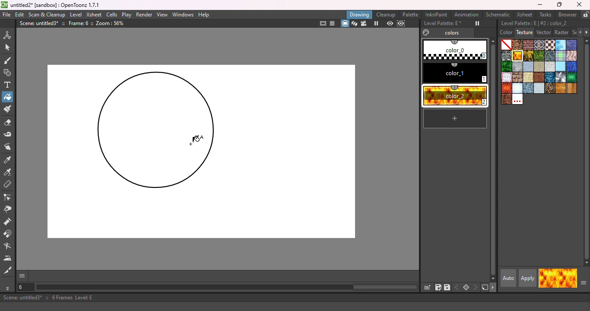 Image resolution: width=590 pixels, height=311 pixels. Describe the element at coordinates (9, 146) in the screenshot. I see `Finger tool` at that location.